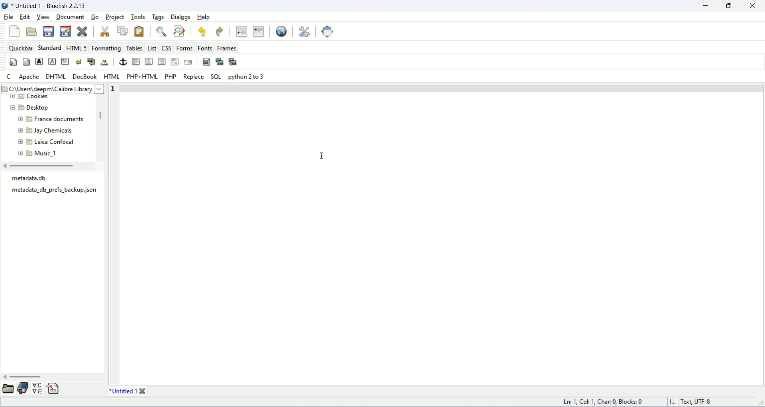  Describe the element at coordinates (48, 152) in the screenshot. I see `folder name` at that location.